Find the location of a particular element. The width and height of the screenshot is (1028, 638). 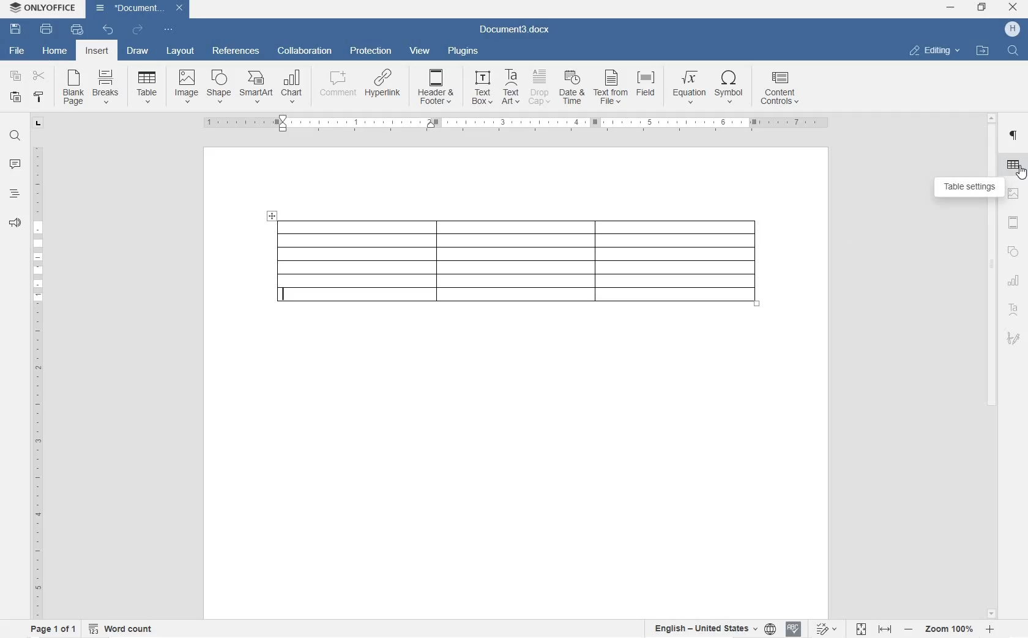

SHAPE is located at coordinates (220, 87).